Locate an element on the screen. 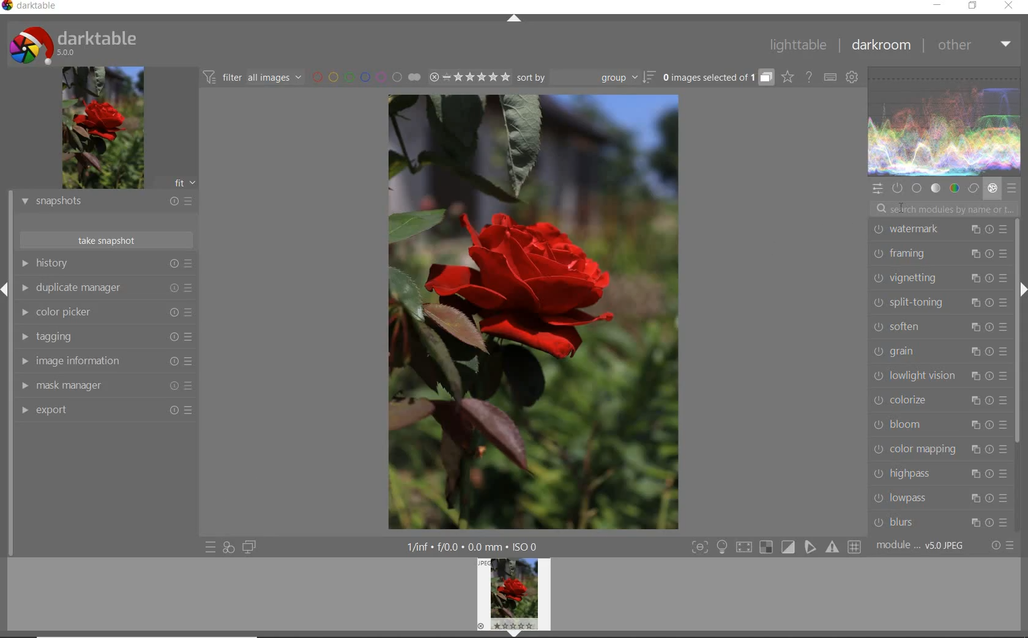 This screenshot has height=638, width=1028. scrollbar is located at coordinates (1017, 332).